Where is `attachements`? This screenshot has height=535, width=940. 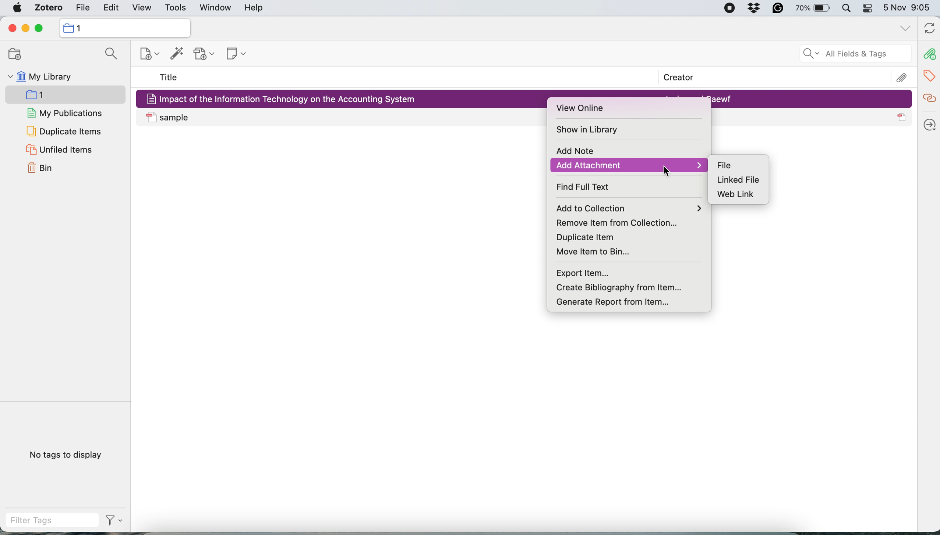
attachements is located at coordinates (929, 54).